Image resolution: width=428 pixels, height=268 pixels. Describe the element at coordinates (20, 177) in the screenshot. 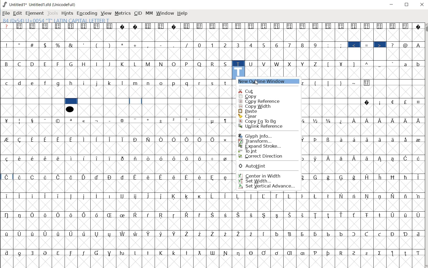

I see `Symbol` at that location.